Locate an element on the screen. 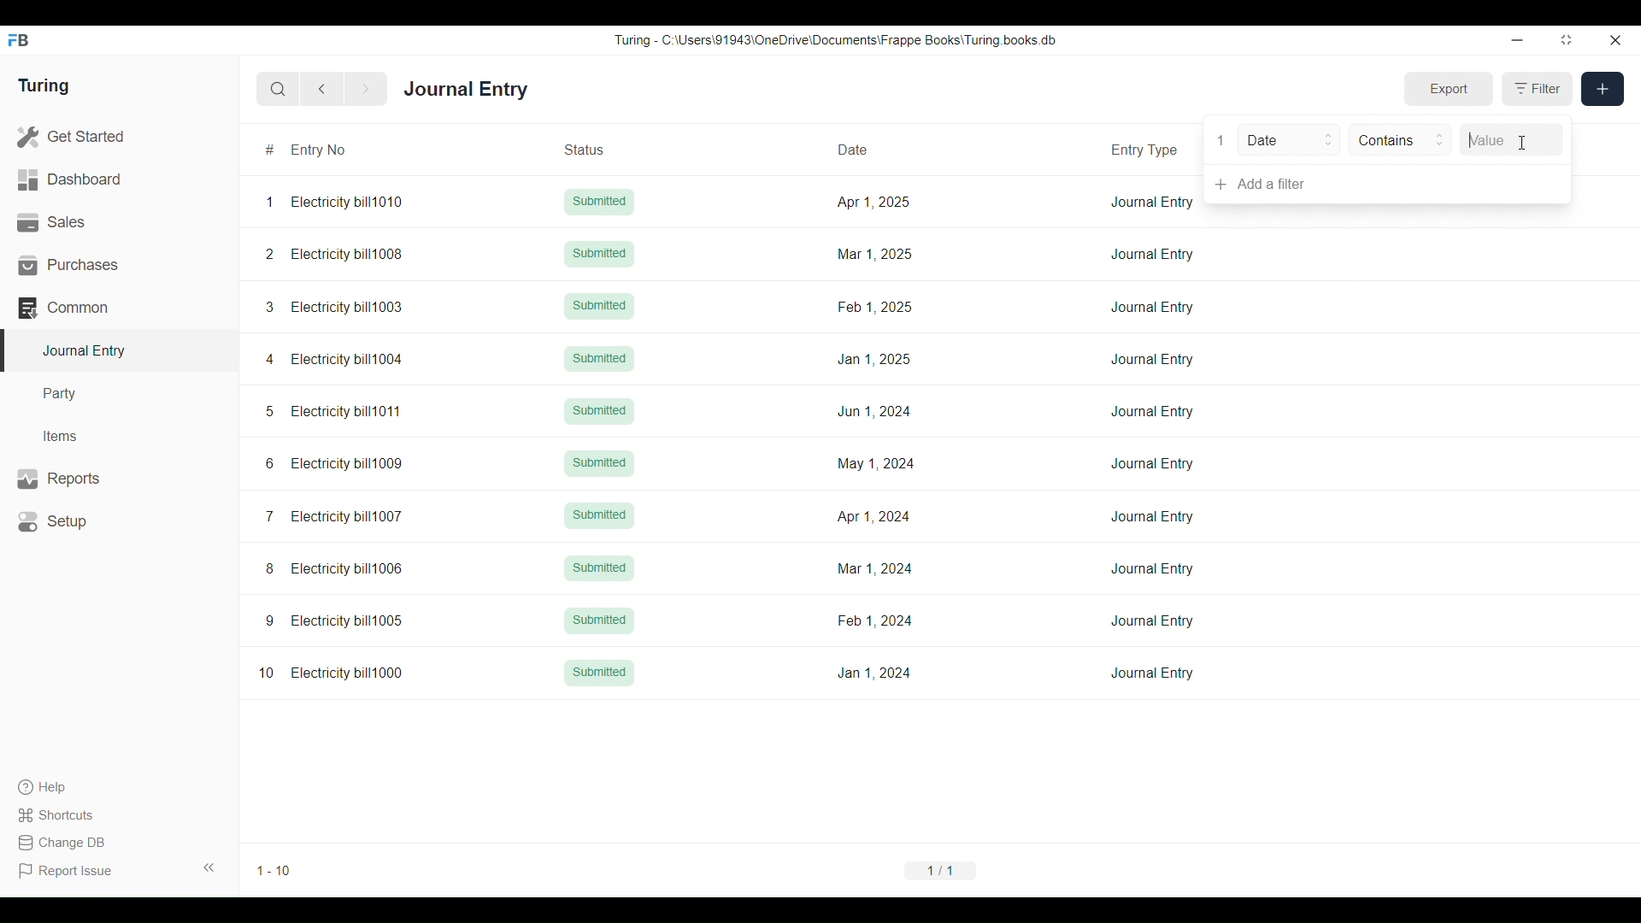  Turing is located at coordinates (44, 85).